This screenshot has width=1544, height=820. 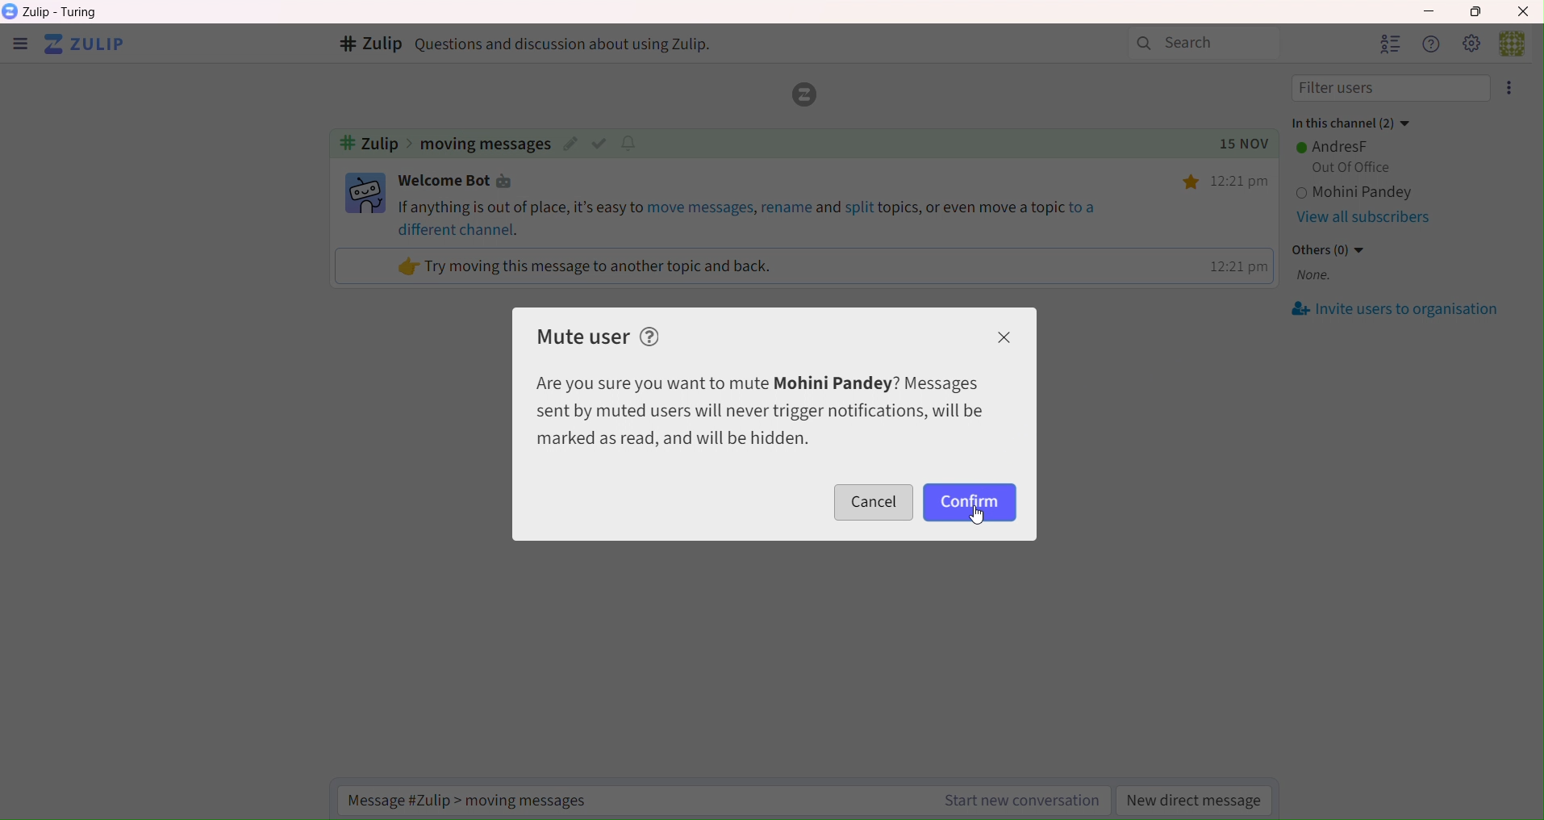 What do you see at coordinates (1471, 43) in the screenshot?
I see `Settings` at bounding box center [1471, 43].